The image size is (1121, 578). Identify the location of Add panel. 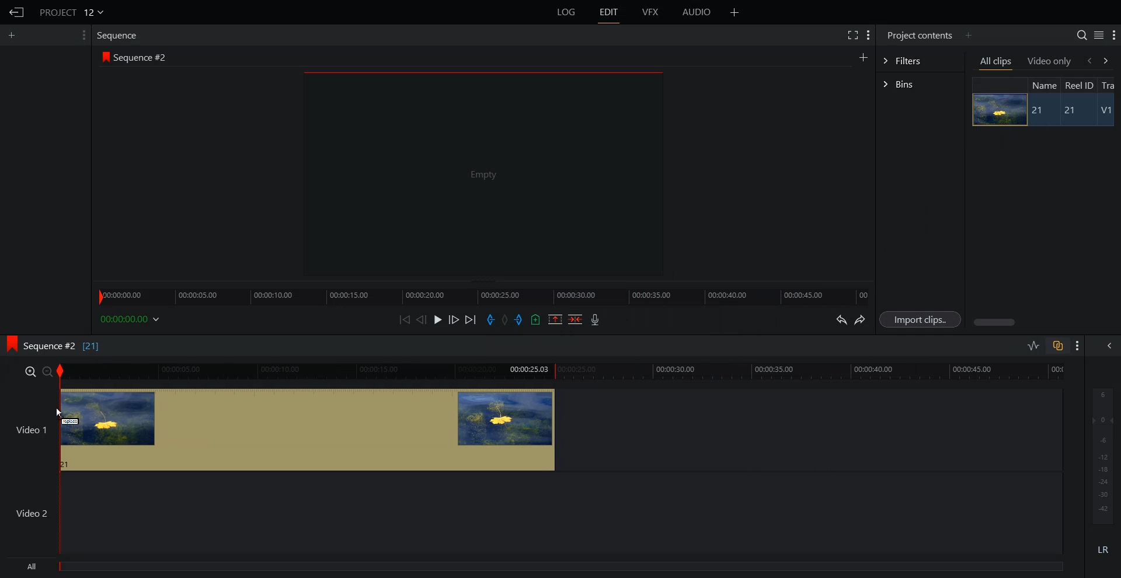
(968, 35).